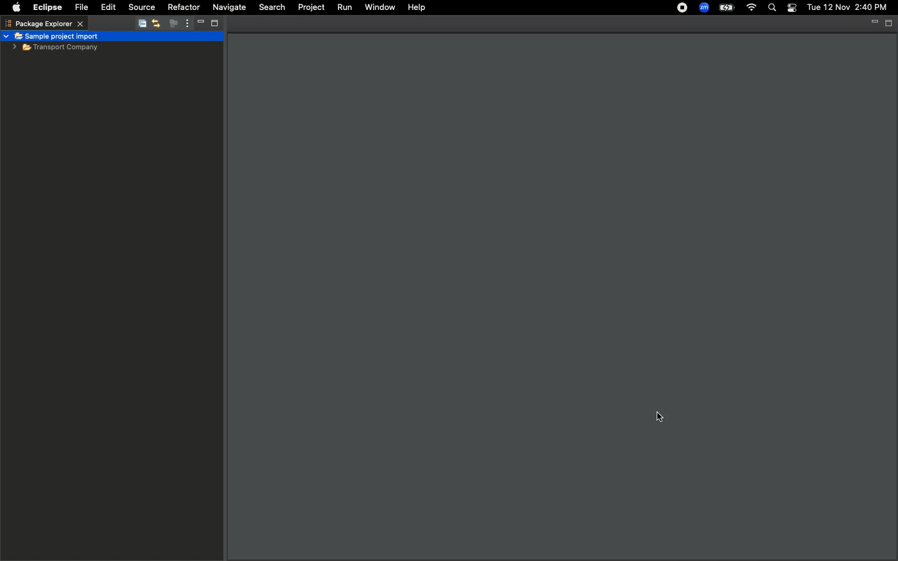 The height and width of the screenshot is (561, 898). I want to click on Run, so click(346, 7).